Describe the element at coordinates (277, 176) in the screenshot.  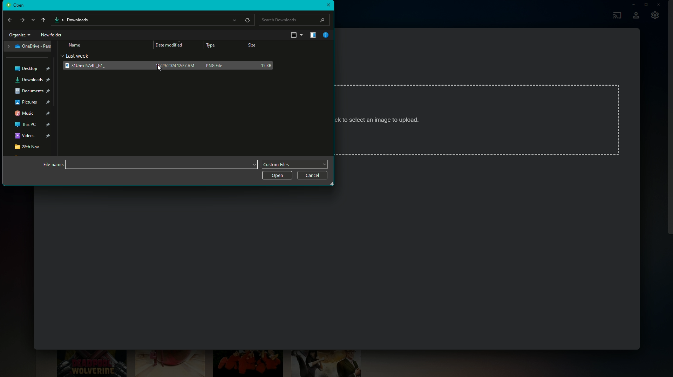
I see `Open` at that location.